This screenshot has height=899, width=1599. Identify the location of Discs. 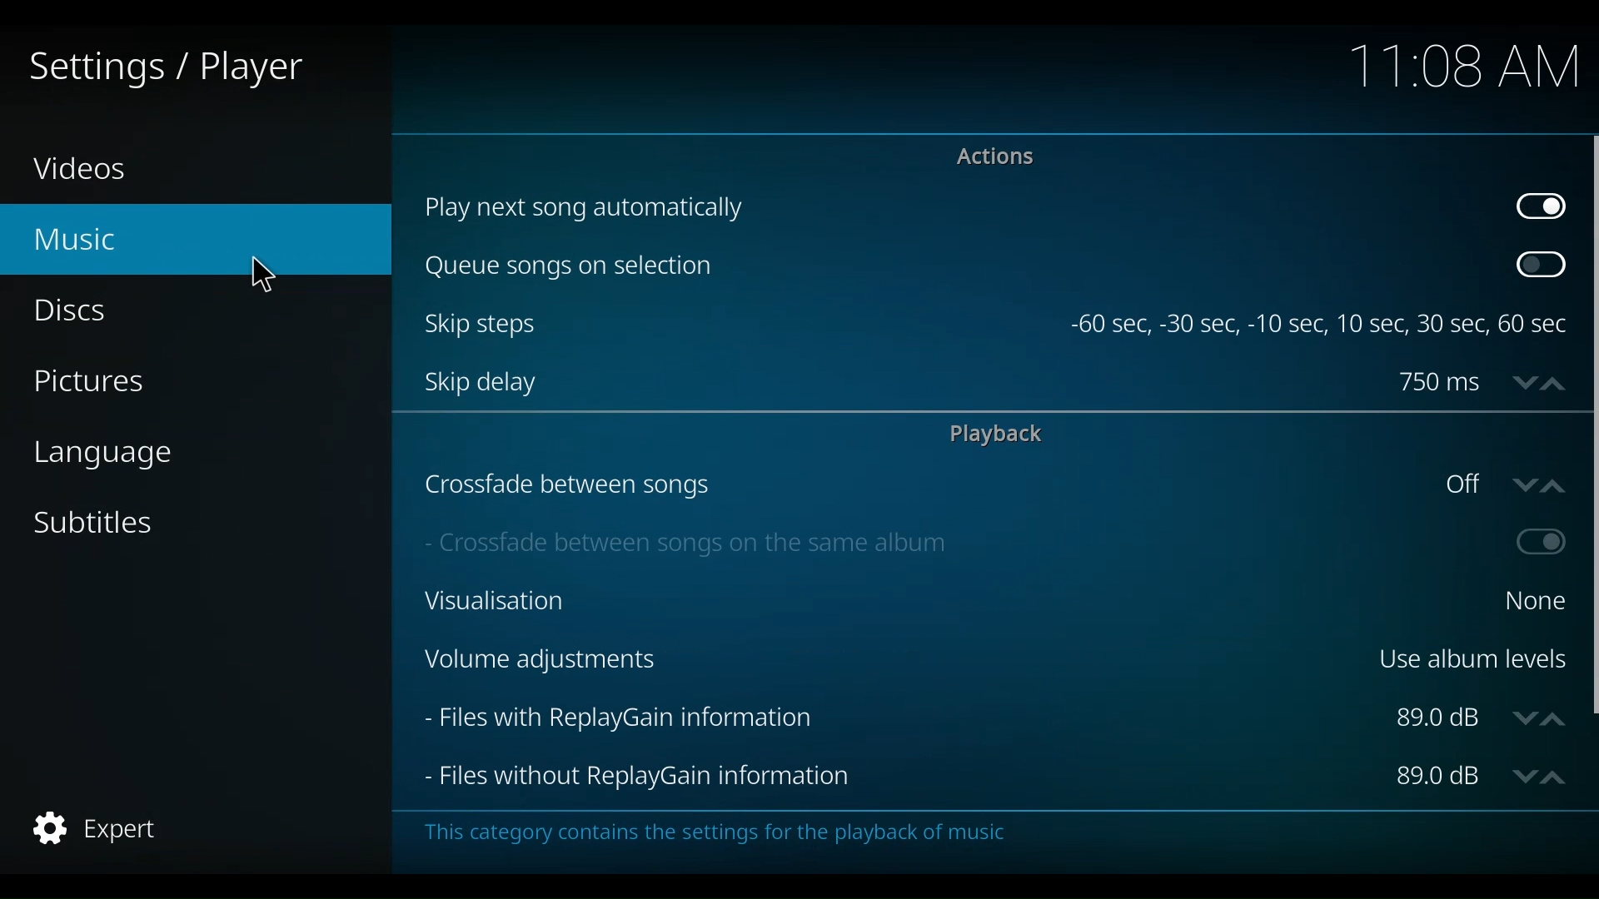
(77, 311).